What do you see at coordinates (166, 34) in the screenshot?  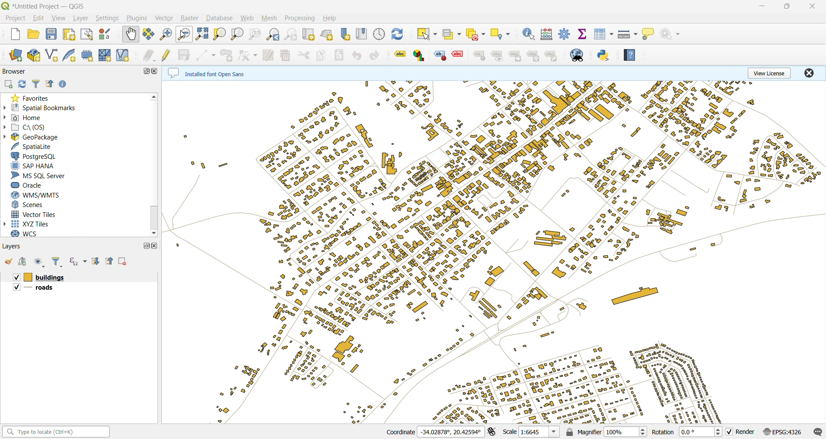 I see `zoom in` at bounding box center [166, 34].